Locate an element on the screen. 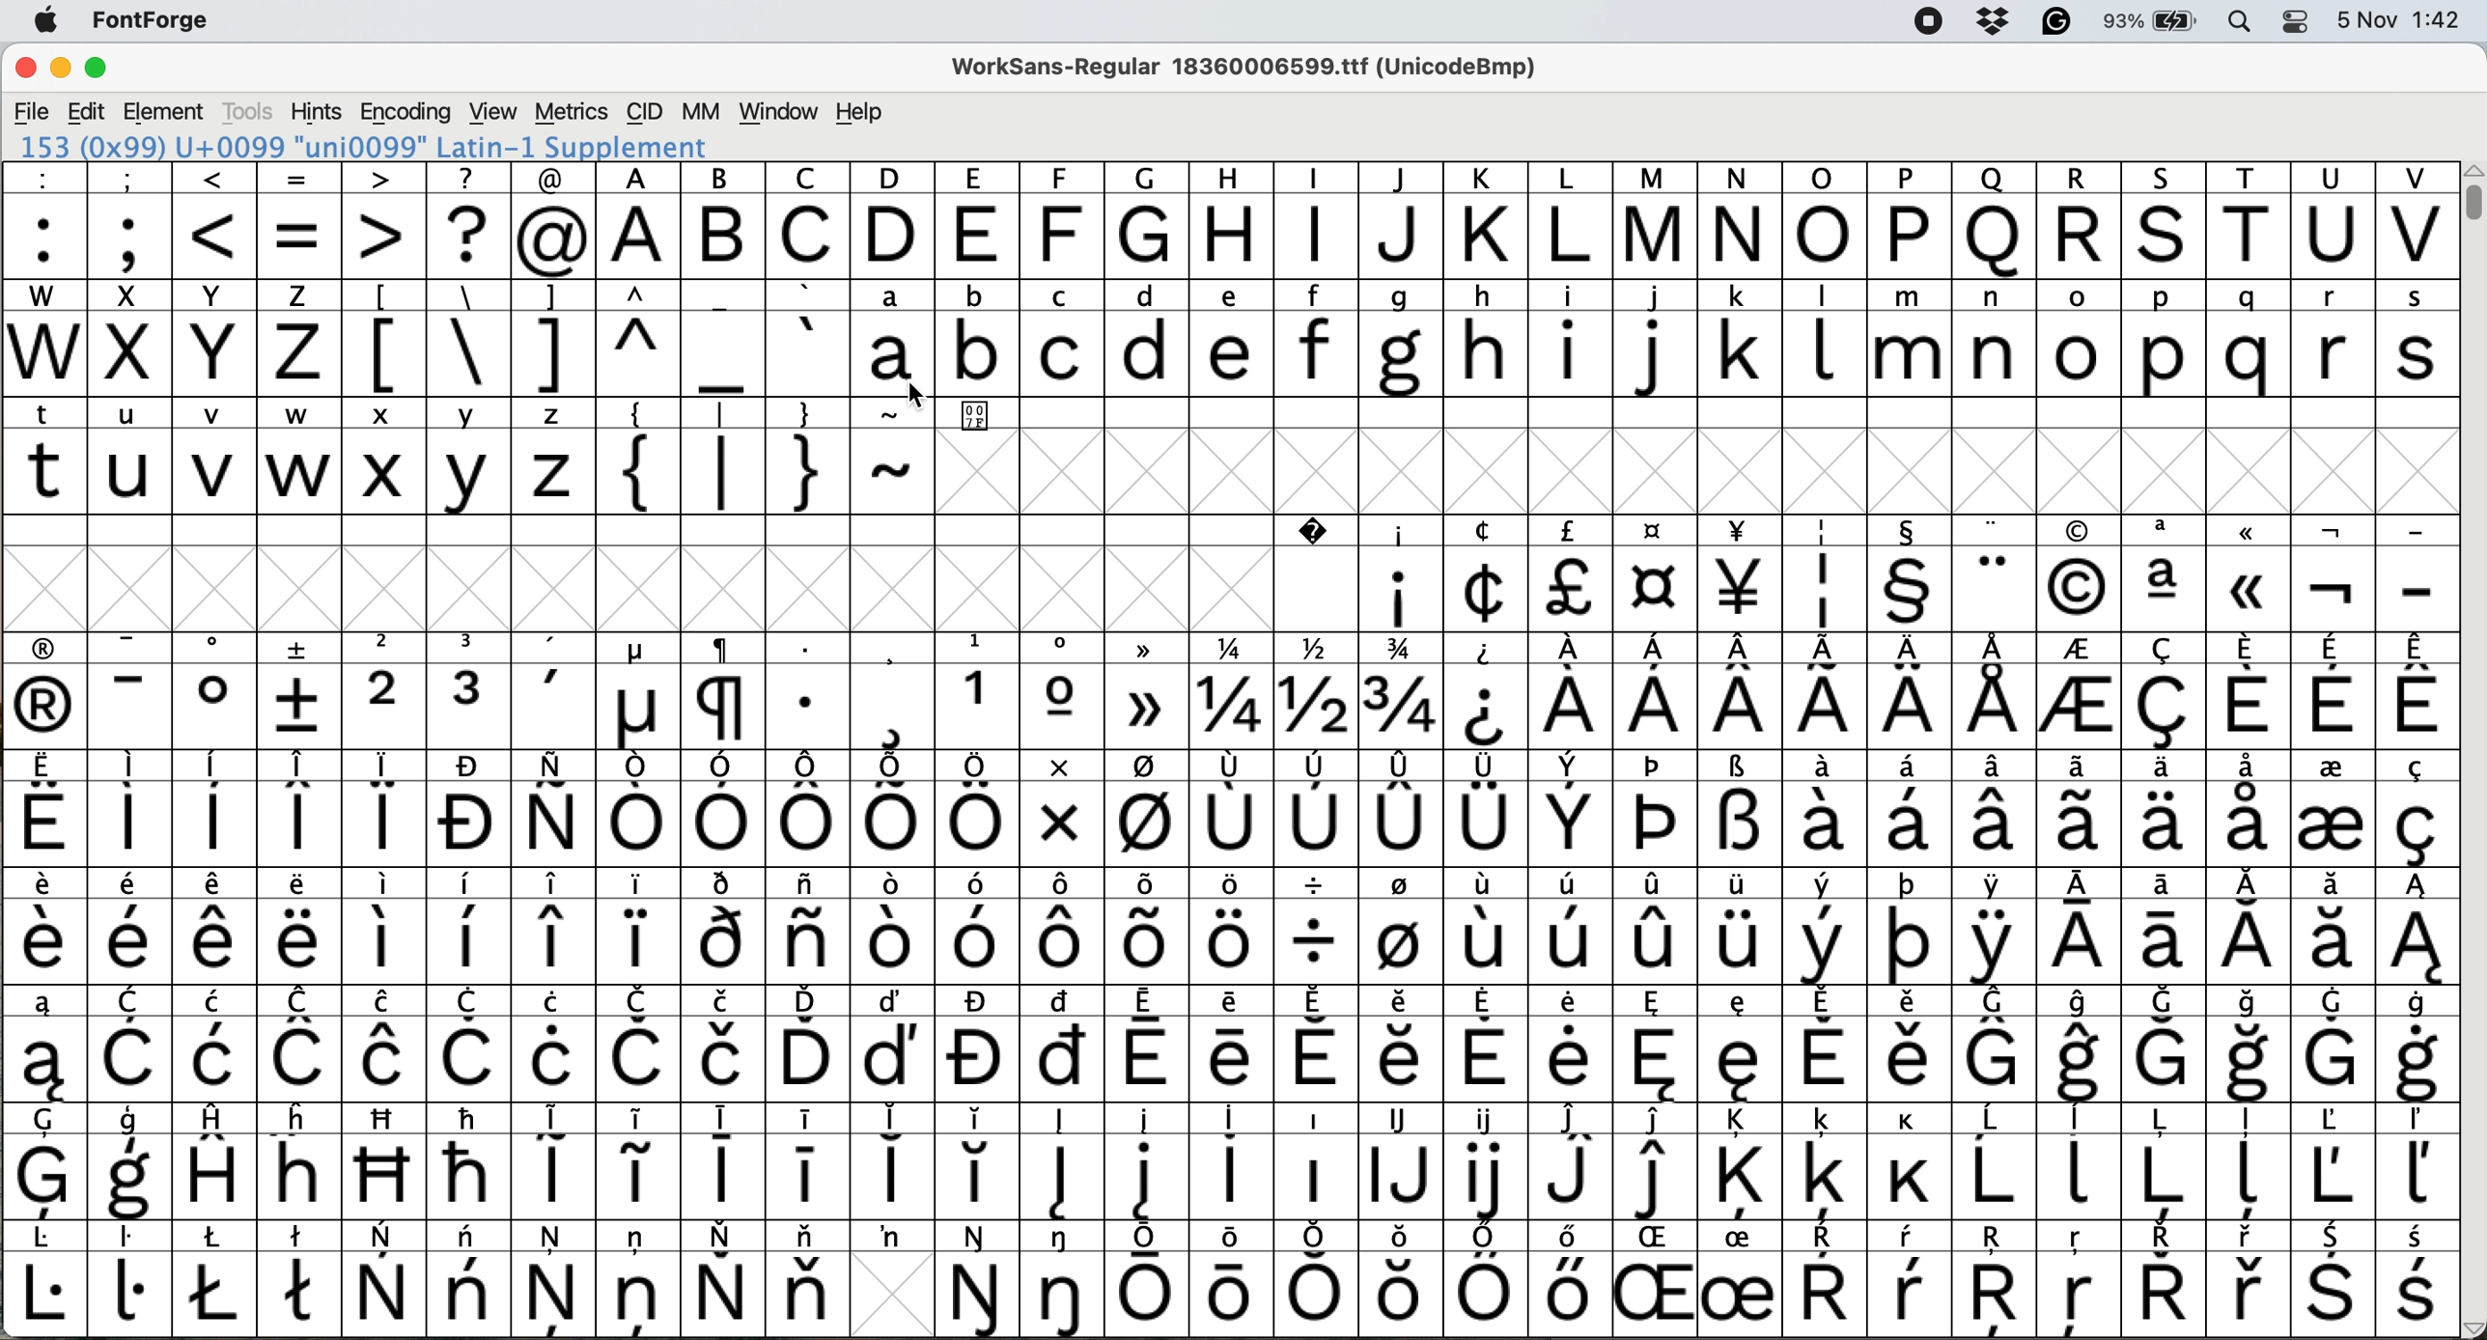 Image resolution: width=2487 pixels, height=1340 pixels. symbol is located at coordinates (2417, 1045).